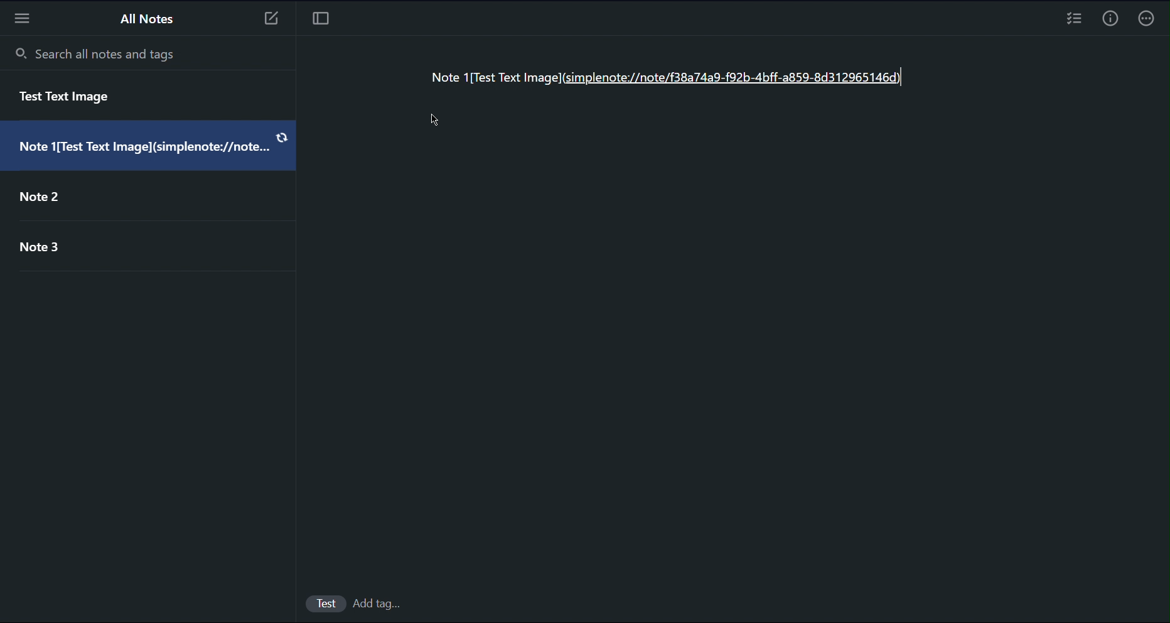 The width and height of the screenshot is (1170, 623). I want to click on Cursor, so click(435, 120).